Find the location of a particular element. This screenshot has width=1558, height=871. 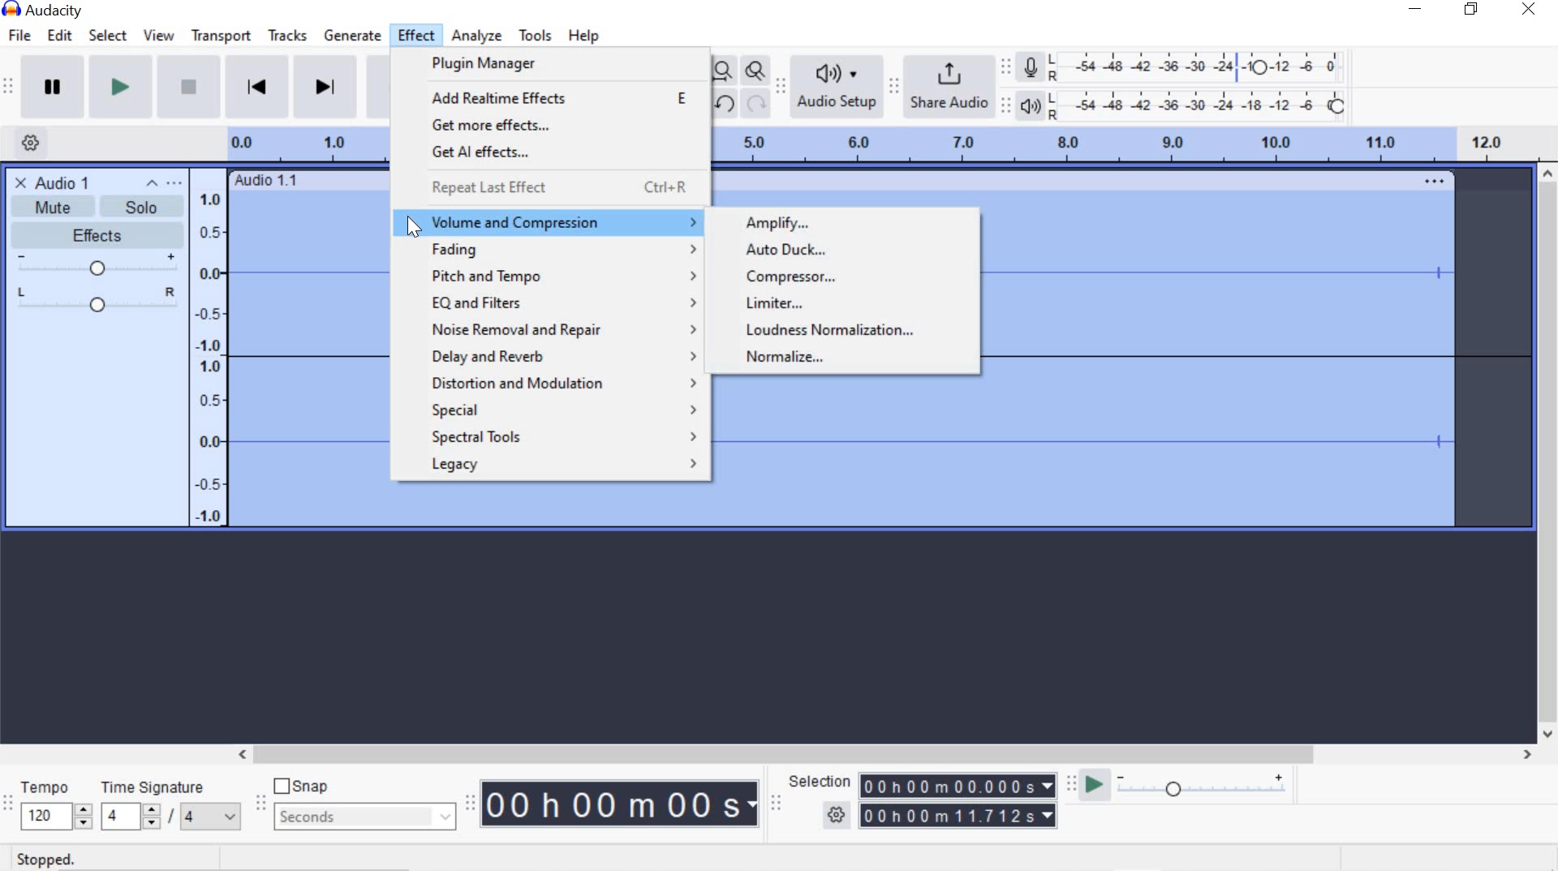

Audio setup toolbar is located at coordinates (781, 88).